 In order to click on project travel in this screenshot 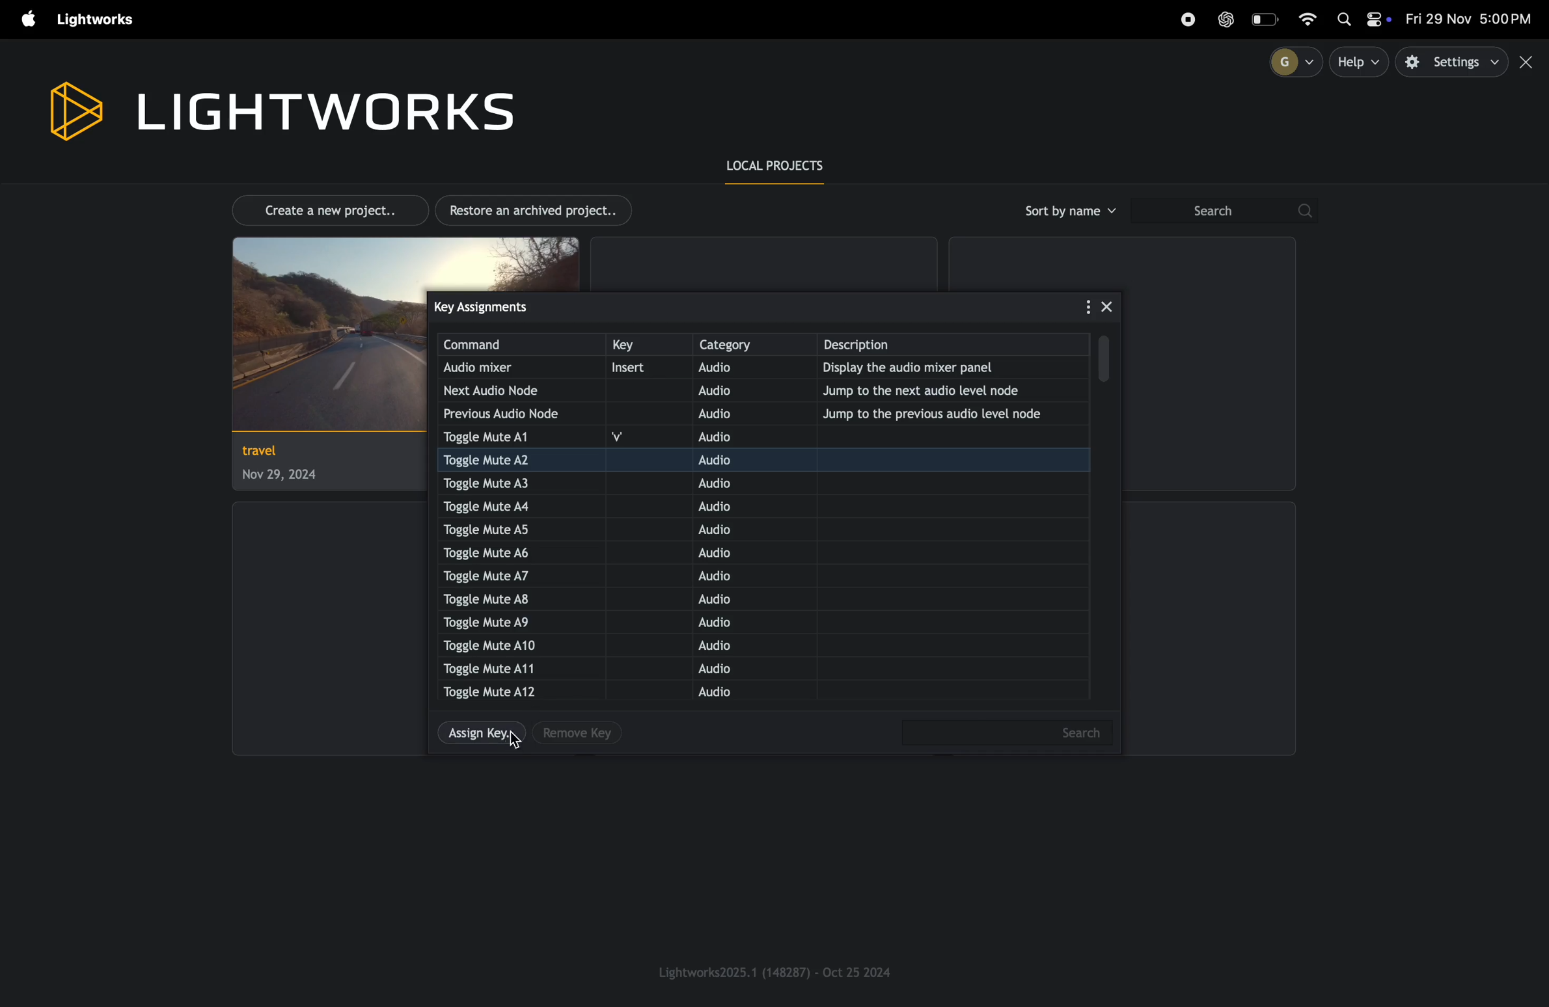, I will do `click(282, 467)`.